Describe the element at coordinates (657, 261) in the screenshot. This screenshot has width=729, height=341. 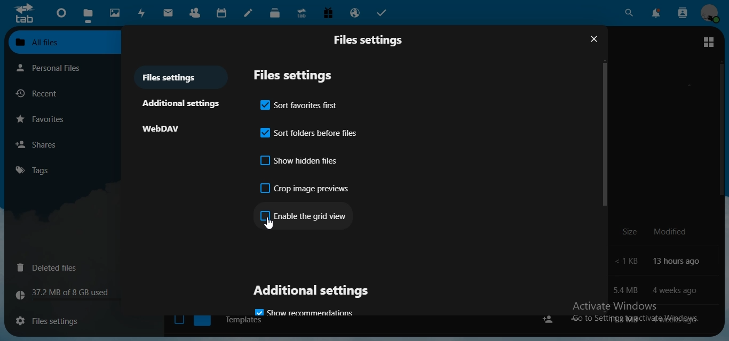
I see `text` at that location.